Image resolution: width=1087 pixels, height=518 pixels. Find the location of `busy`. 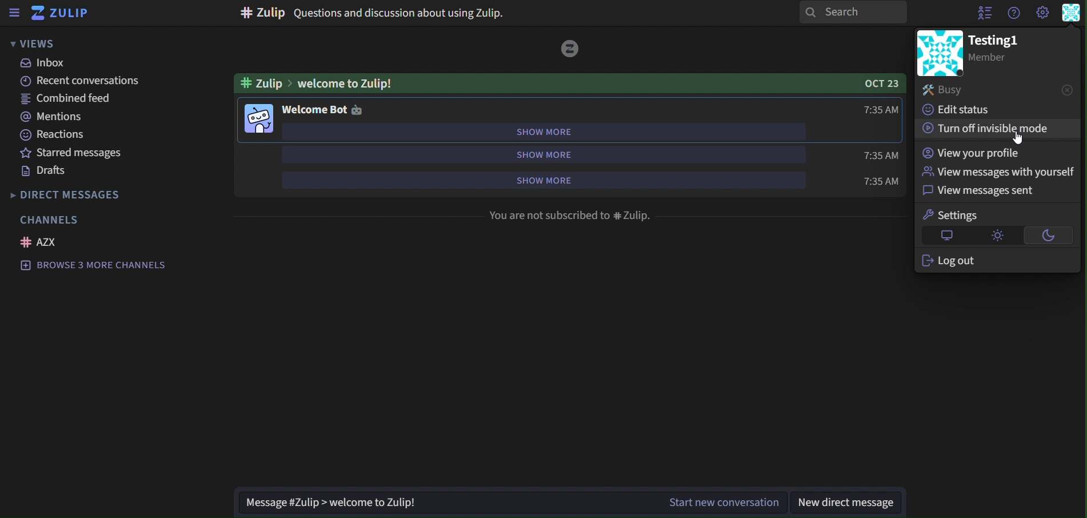

busy is located at coordinates (995, 90).